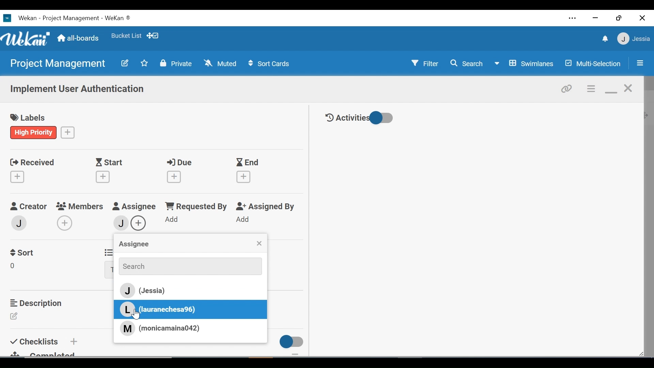 This screenshot has height=368, width=654. I want to click on wekan icon, so click(9, 18).